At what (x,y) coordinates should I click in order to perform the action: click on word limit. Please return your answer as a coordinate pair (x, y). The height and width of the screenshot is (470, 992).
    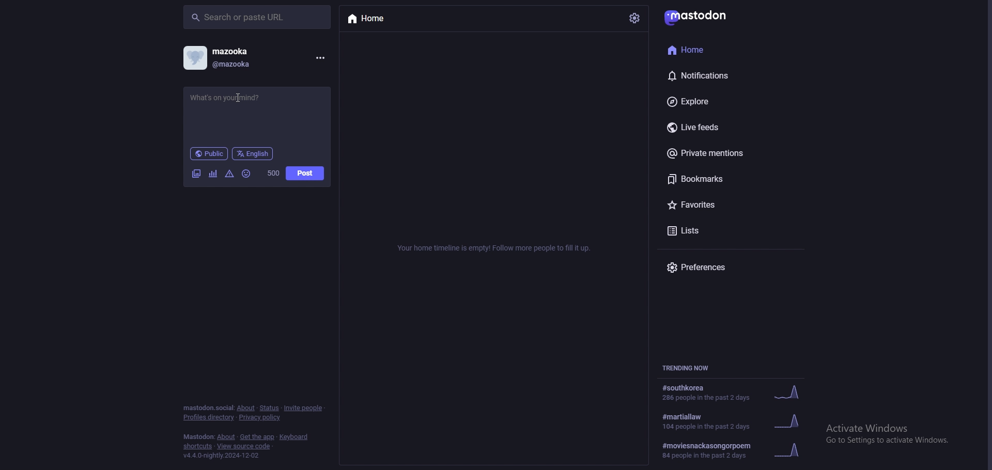
    Looking at the image, I should click on (274, 173).